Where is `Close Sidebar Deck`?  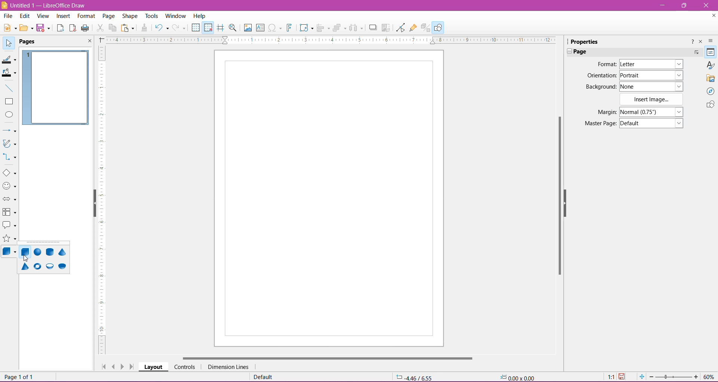
Close Sidebar Deck is located at coordinates (700, 42).